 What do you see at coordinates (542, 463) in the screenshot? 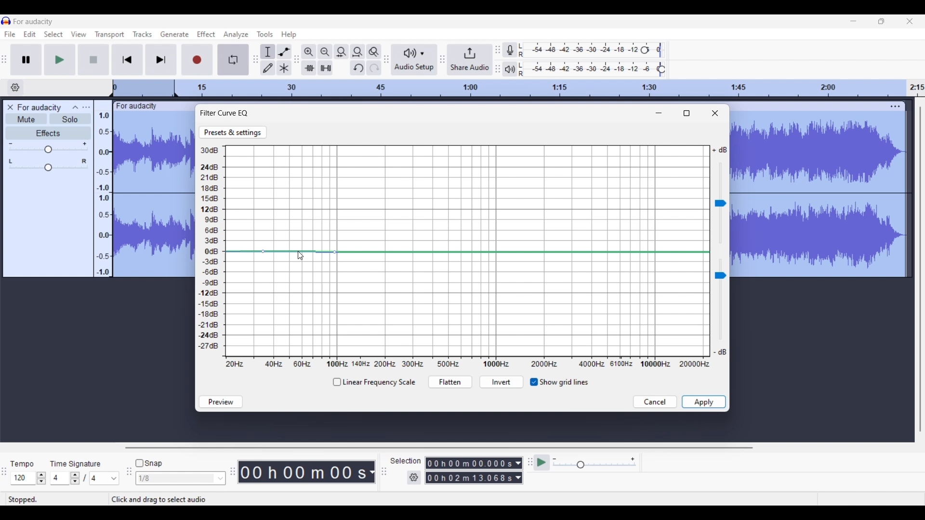
I see `Play-at-speed/Play-at-speed once` at bounding box center [542, 463].